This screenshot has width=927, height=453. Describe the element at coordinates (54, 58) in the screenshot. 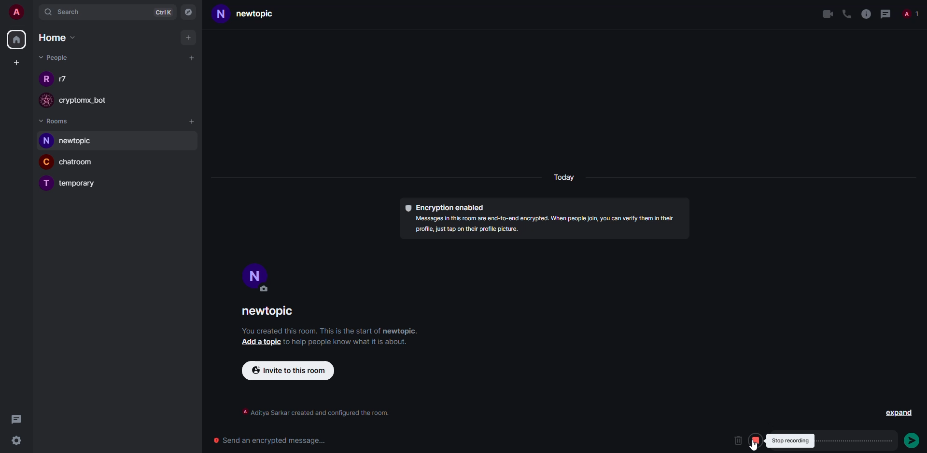

I see `people` at that location.